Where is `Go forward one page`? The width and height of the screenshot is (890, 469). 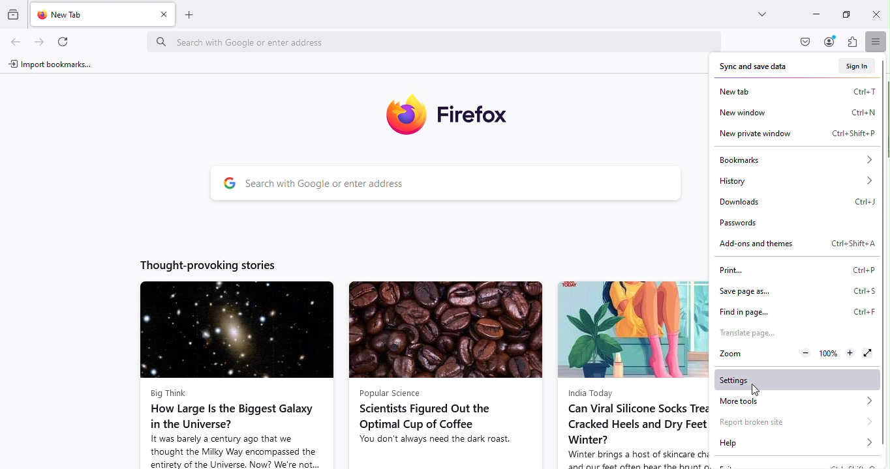 Go forward one page is located at coordinates (38, 41).